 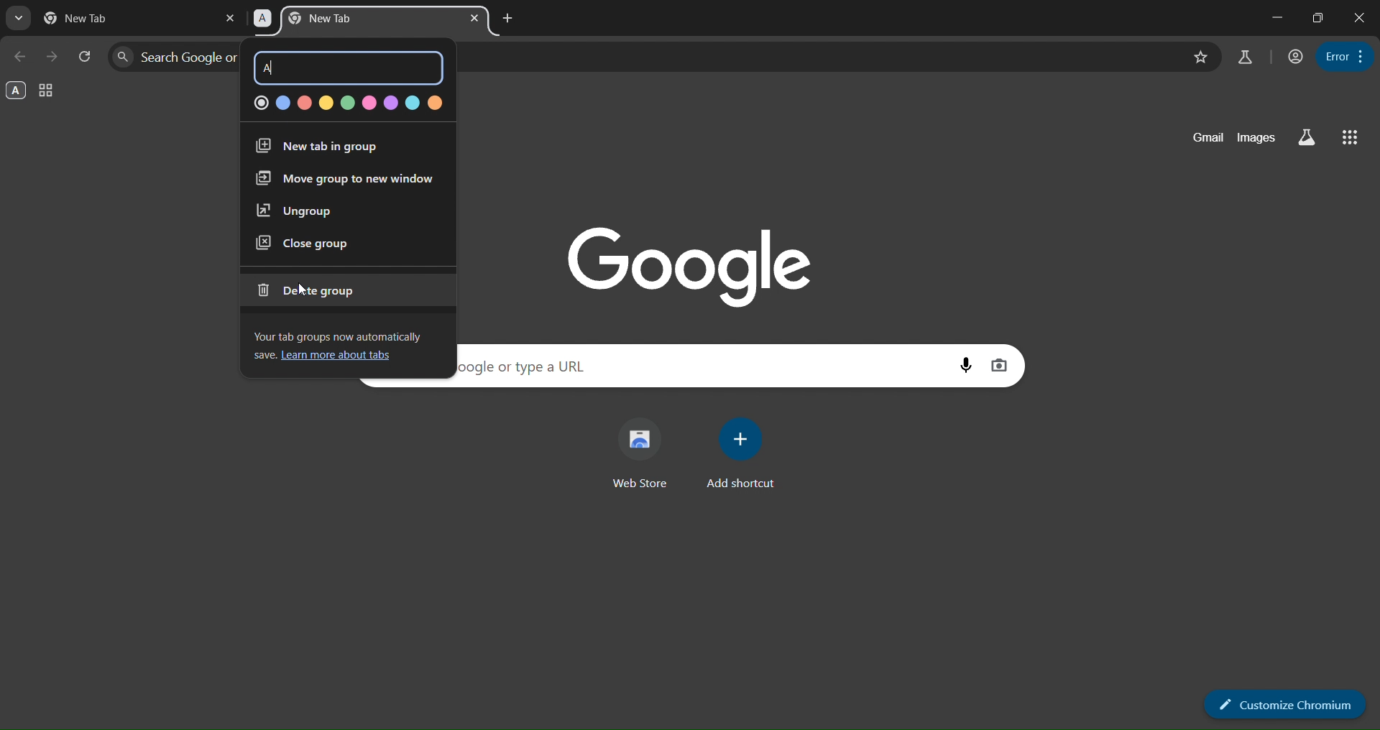 I want to click on gmail, so click(x=1202, y=139).